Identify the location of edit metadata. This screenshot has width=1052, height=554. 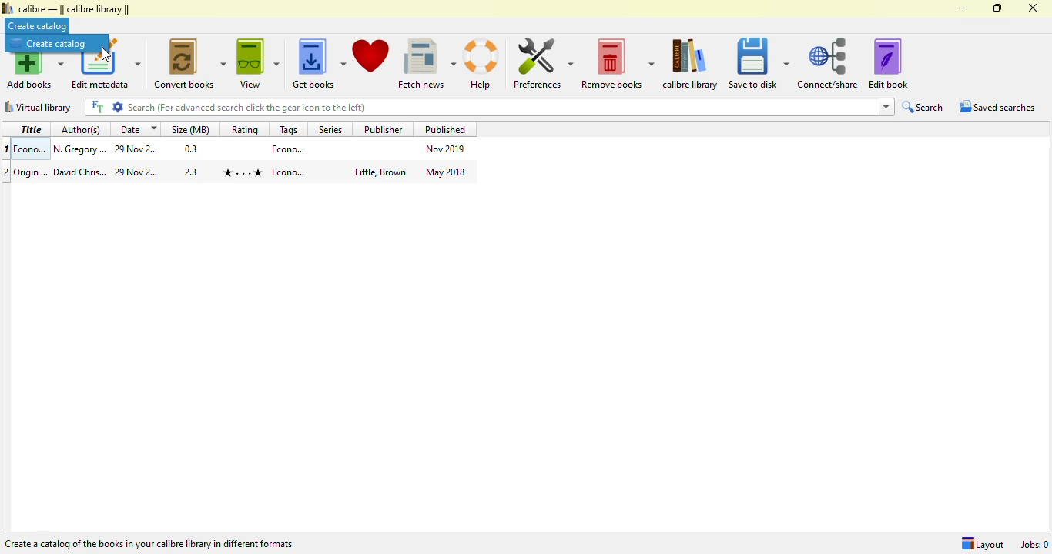
(106, 73).